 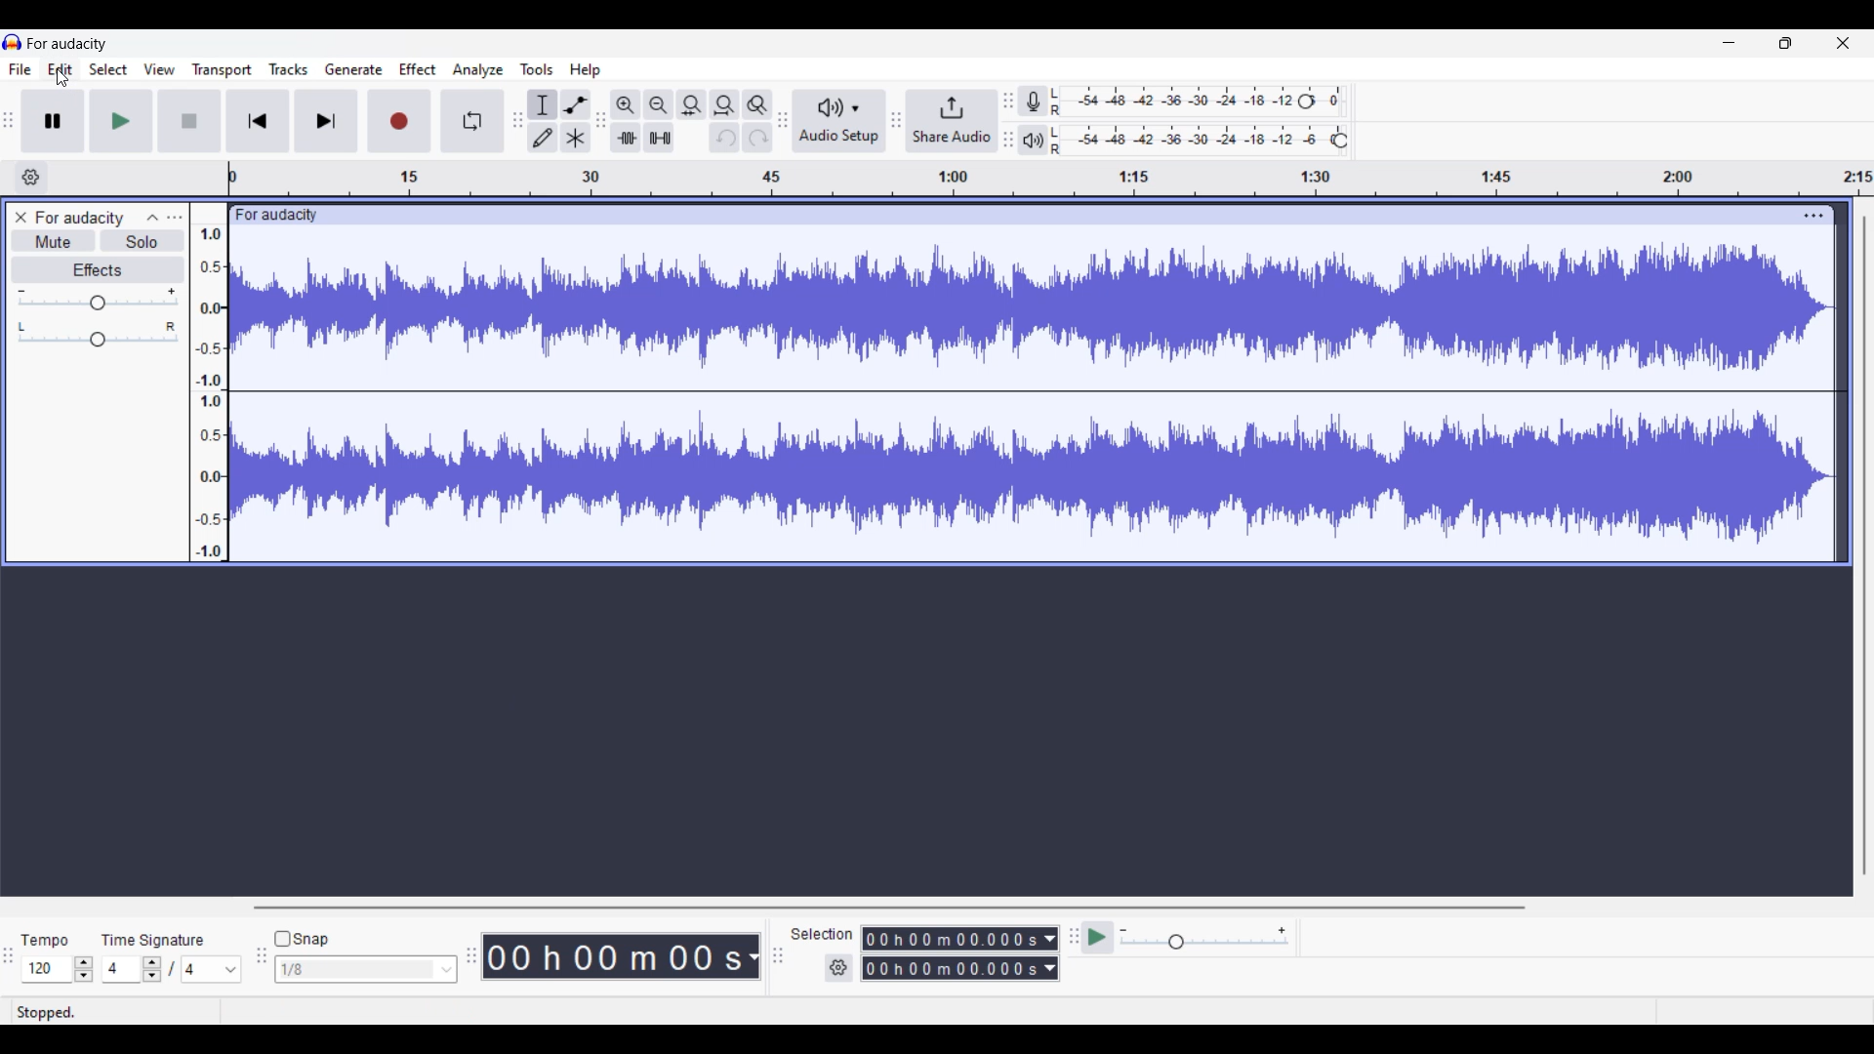 What do you see at coordinates (143, 241) in the screenshot?
I see `Solo` at bounding box center [143, 241].